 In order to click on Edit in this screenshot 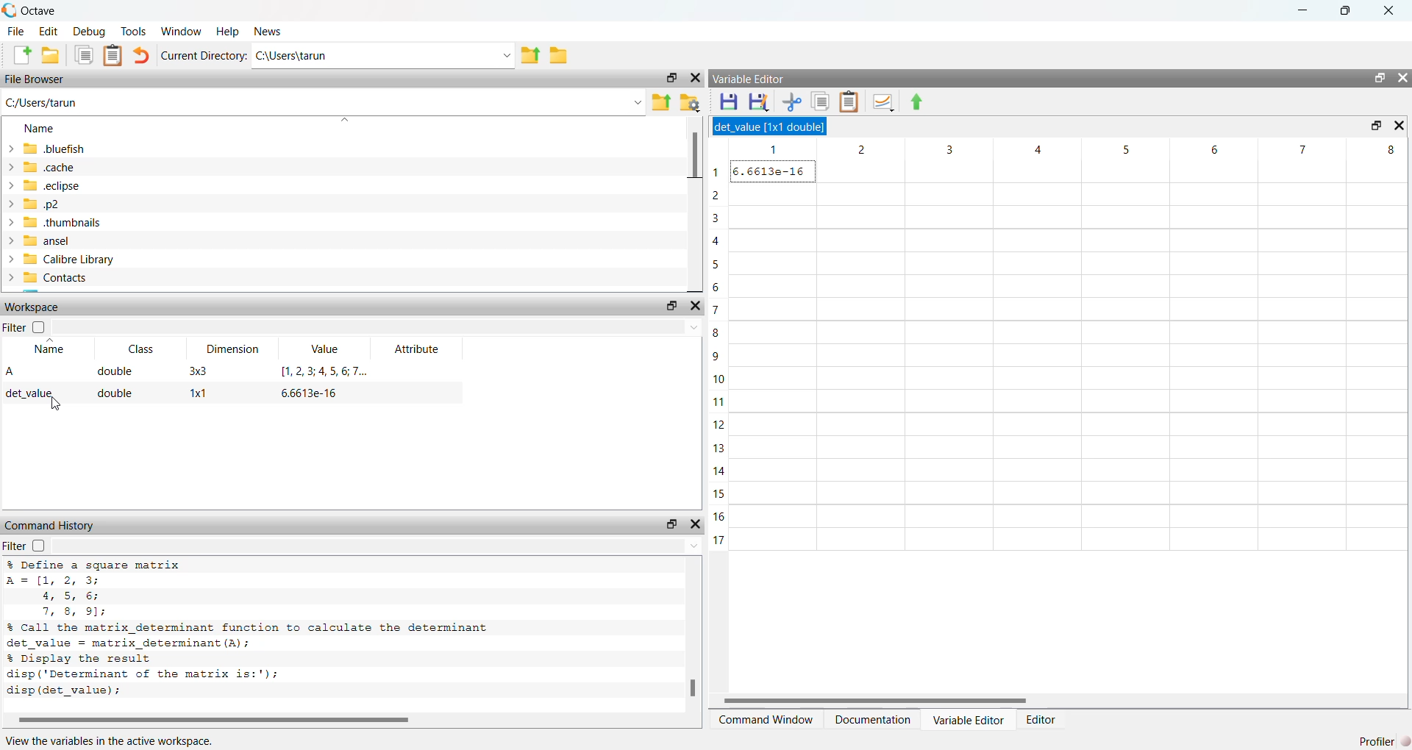, I will do `click(50, 32)`.